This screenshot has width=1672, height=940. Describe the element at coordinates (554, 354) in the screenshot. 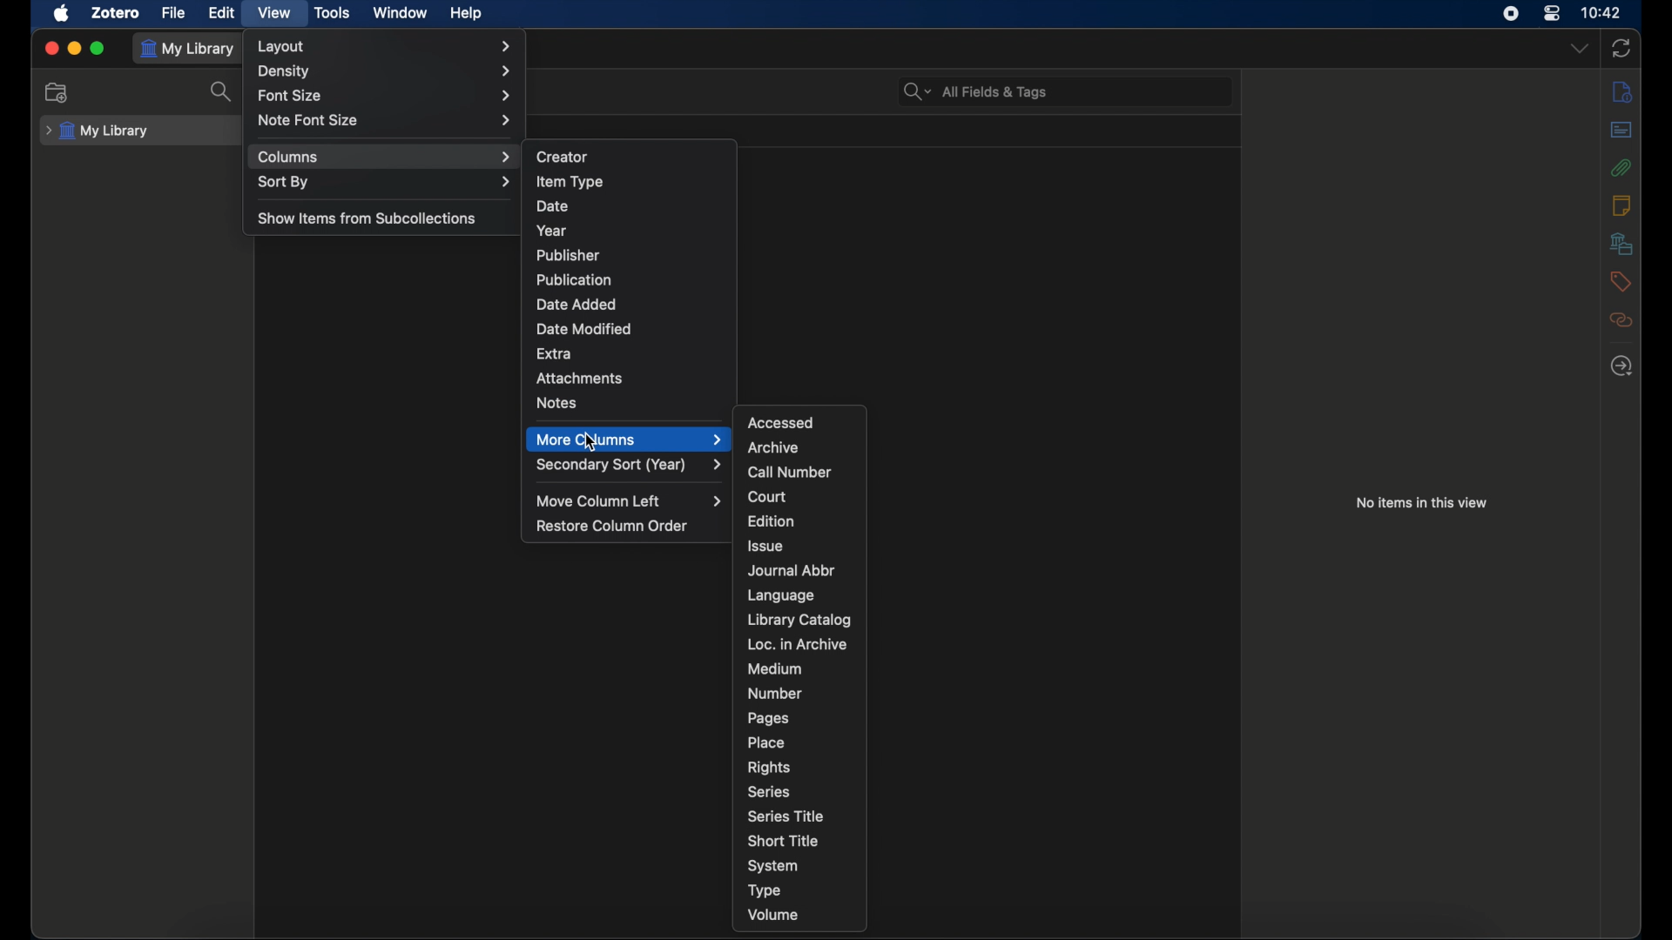

I see `extra` at that location.